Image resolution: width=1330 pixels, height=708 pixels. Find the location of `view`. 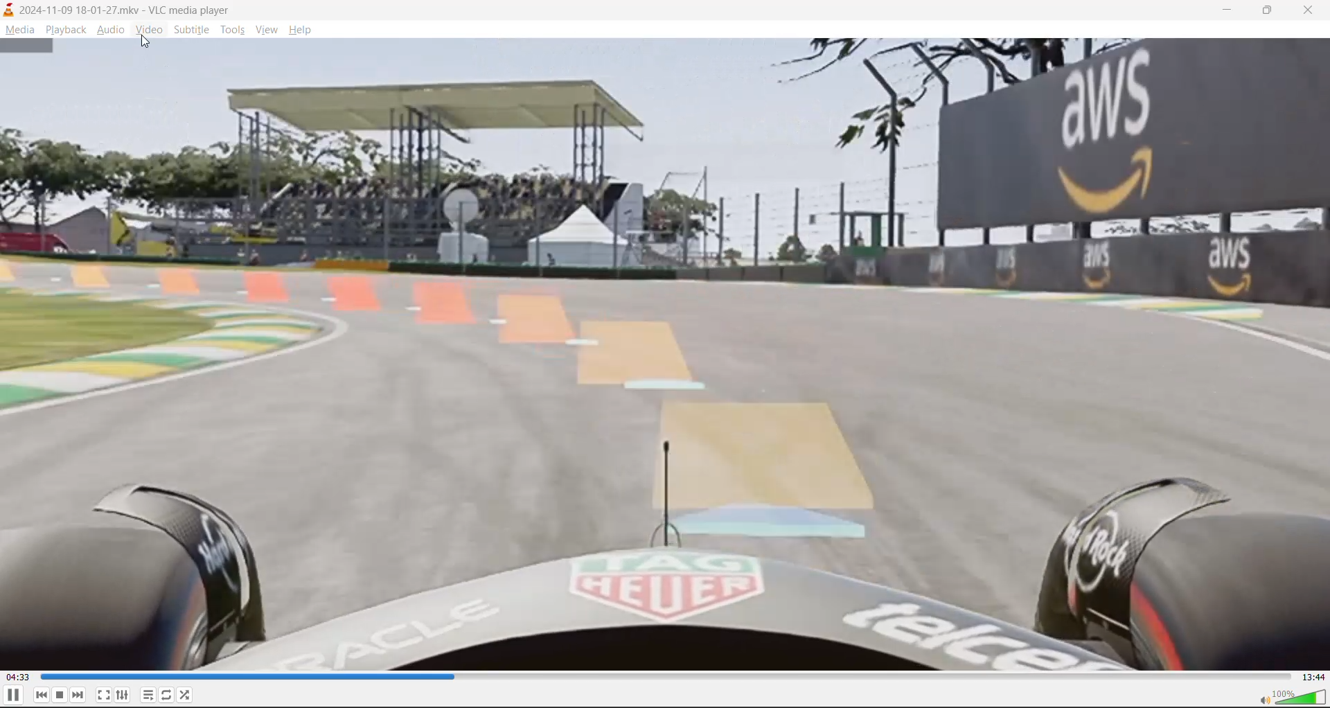

view is located at coordinates (264, 30).